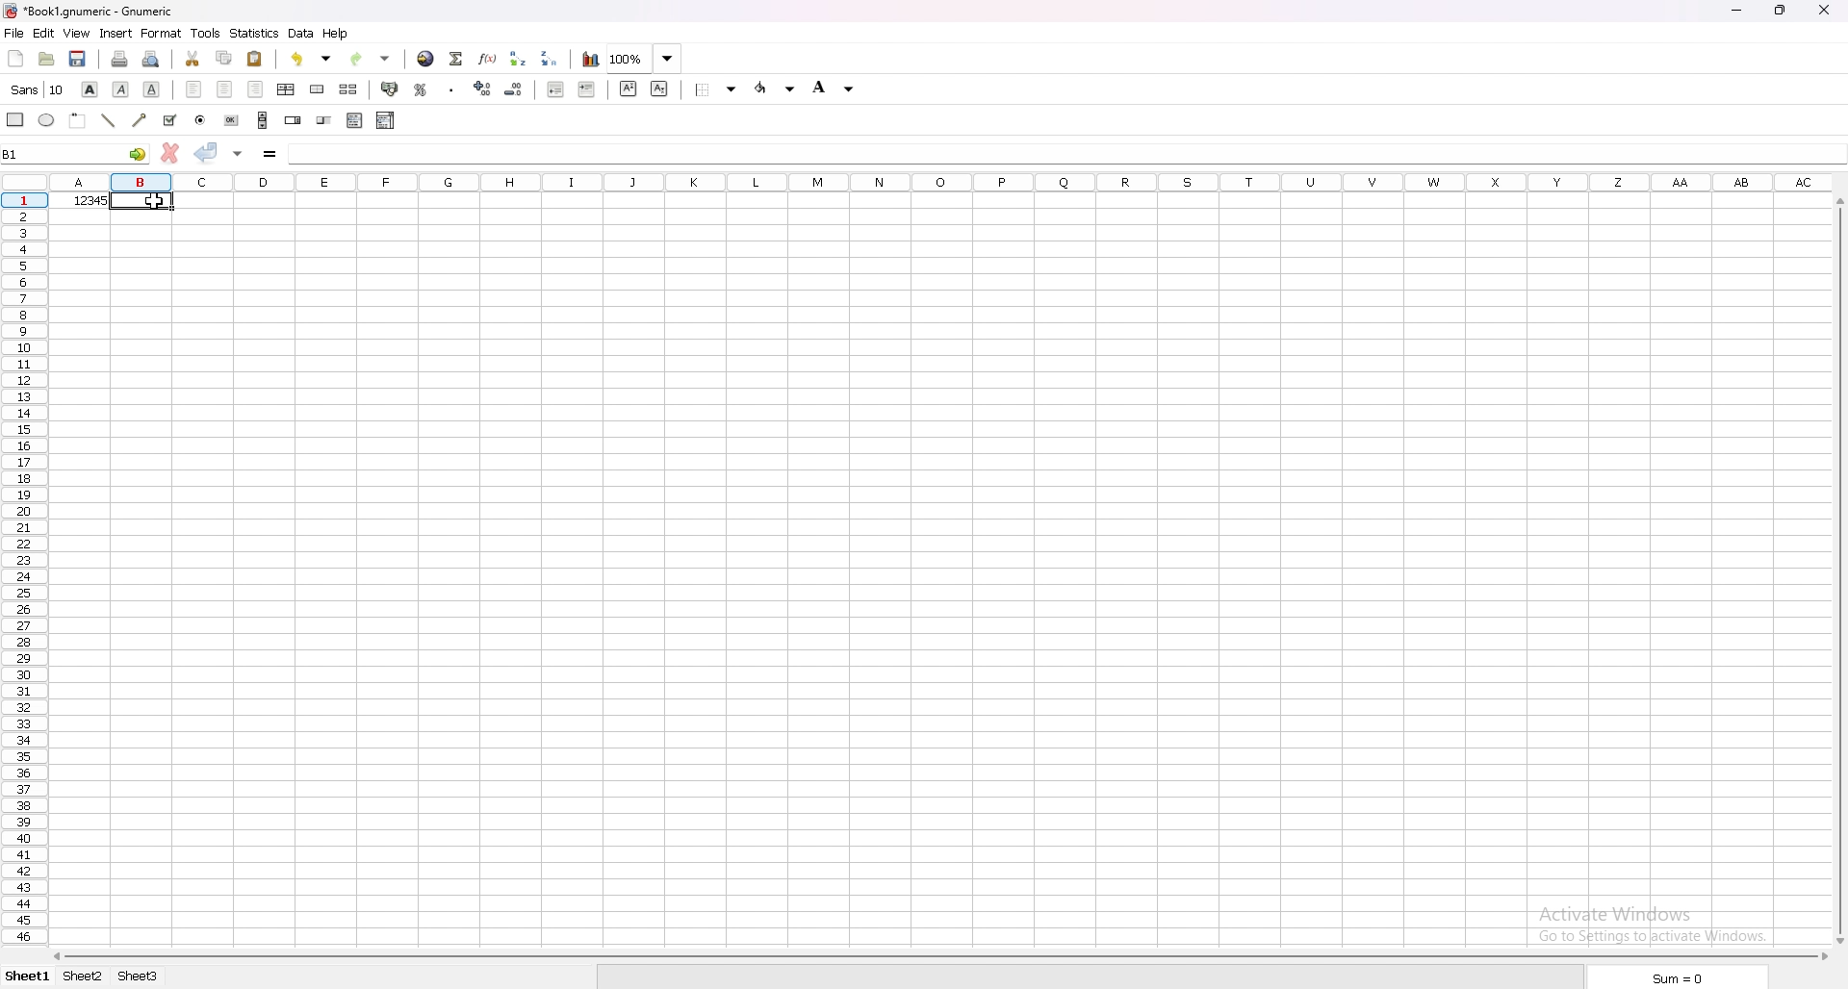  I want to click on insert, so click(116, 34).